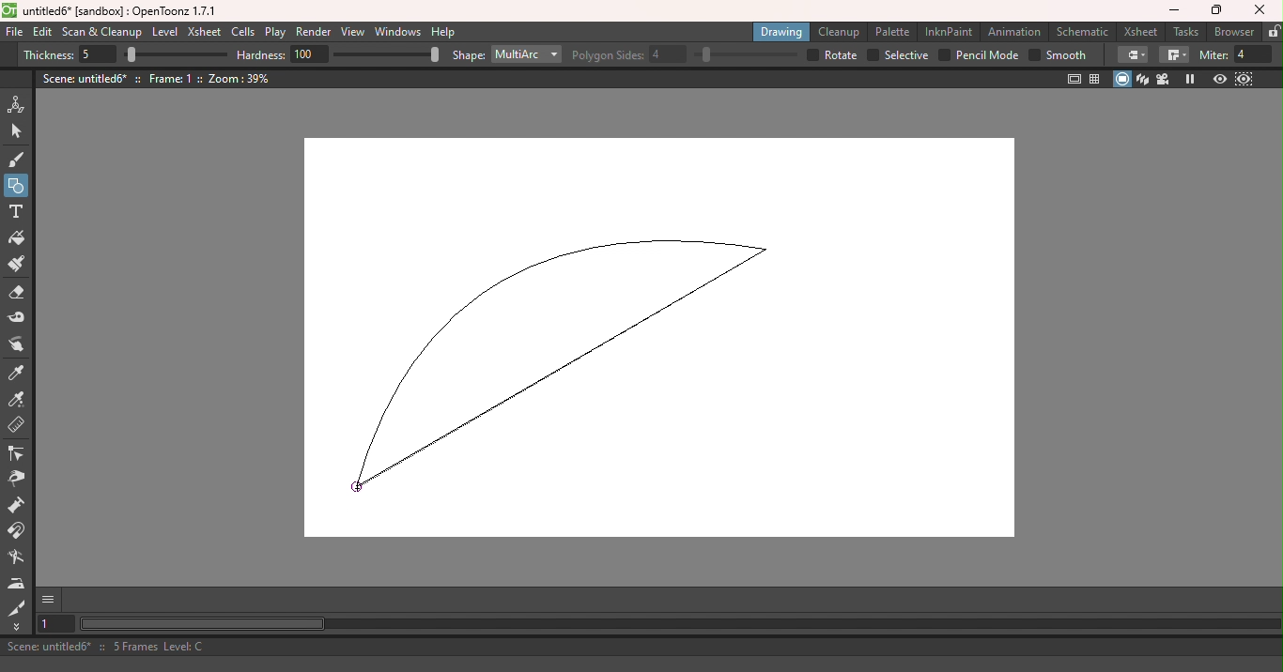 Image resolution: width=1283 pixels, height=672 pixels. Describe the element at coordinates (398, 32) in the screenshot. I see `Windows` at that location.